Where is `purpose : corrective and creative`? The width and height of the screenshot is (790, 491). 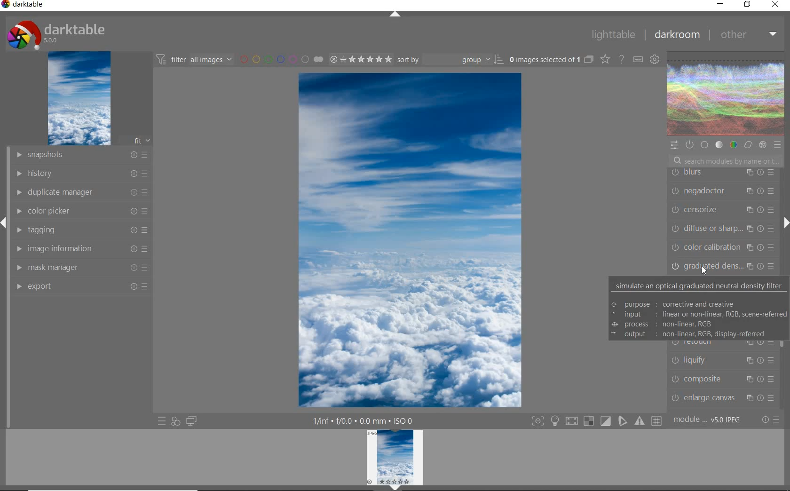 purpose : corrective and creative is located at coordinates (674, 303).